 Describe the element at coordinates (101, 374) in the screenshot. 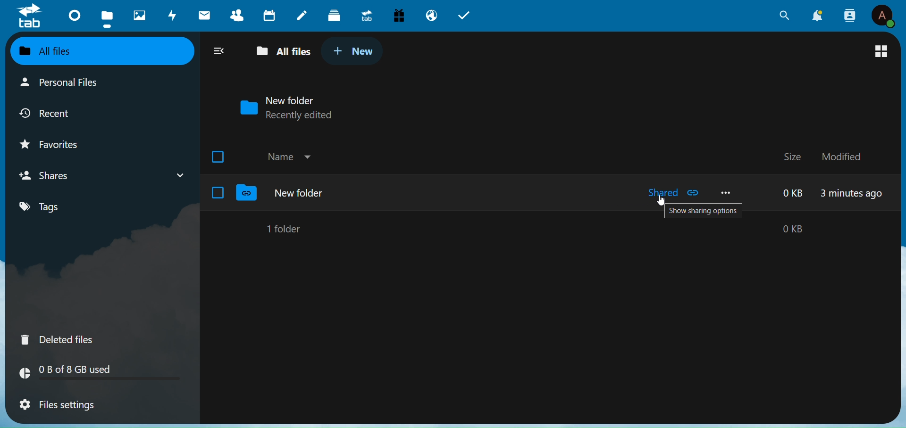

I see `GB Used` at that location.